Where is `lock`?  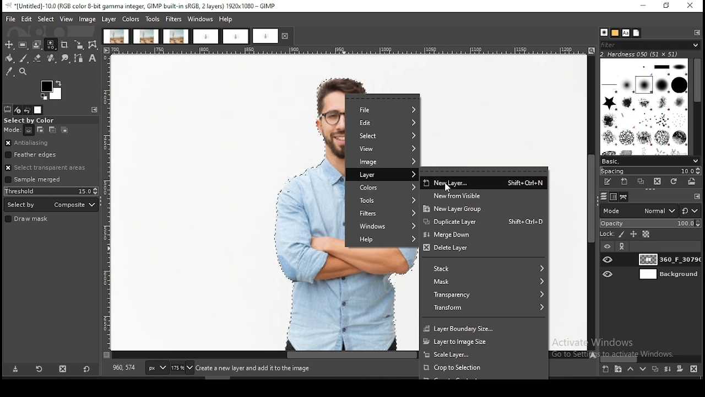 lock is located at coordinates (606, 234).